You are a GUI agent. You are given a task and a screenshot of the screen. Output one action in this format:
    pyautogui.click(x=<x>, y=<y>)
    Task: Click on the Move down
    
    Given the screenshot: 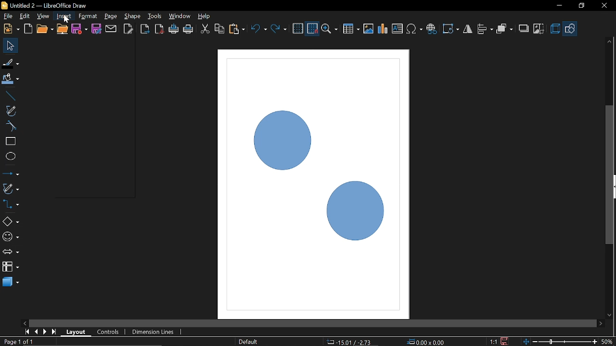 What is the action you would take?
    pyautogui.click(x=610, y=316)
    